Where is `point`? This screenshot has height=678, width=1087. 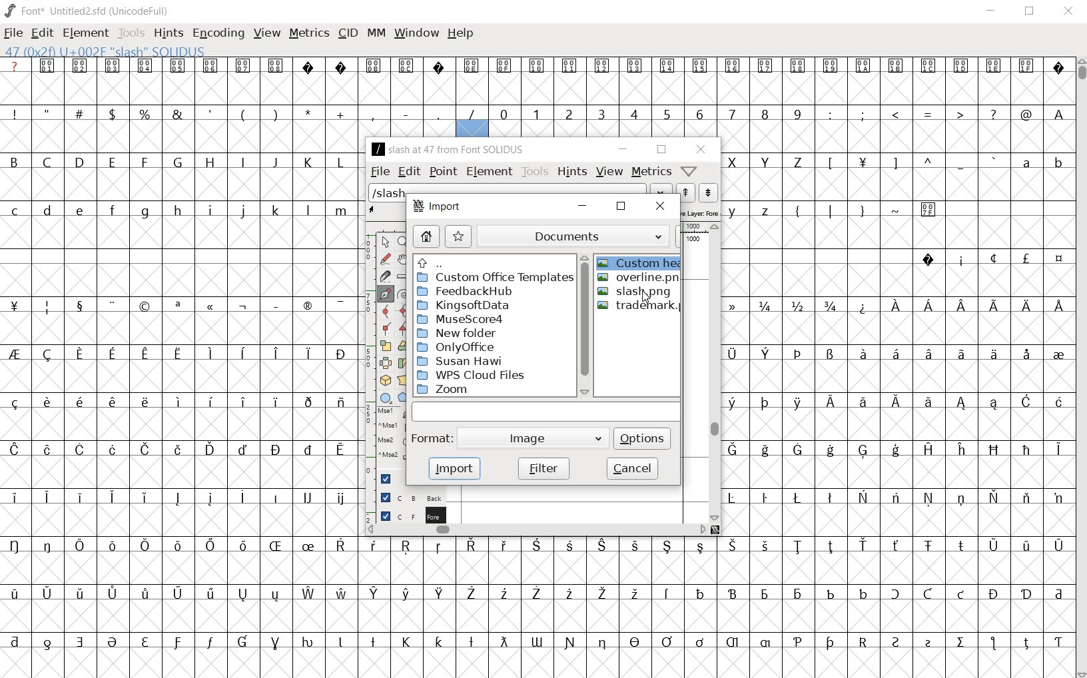 point is located at coordinates (442, 171).